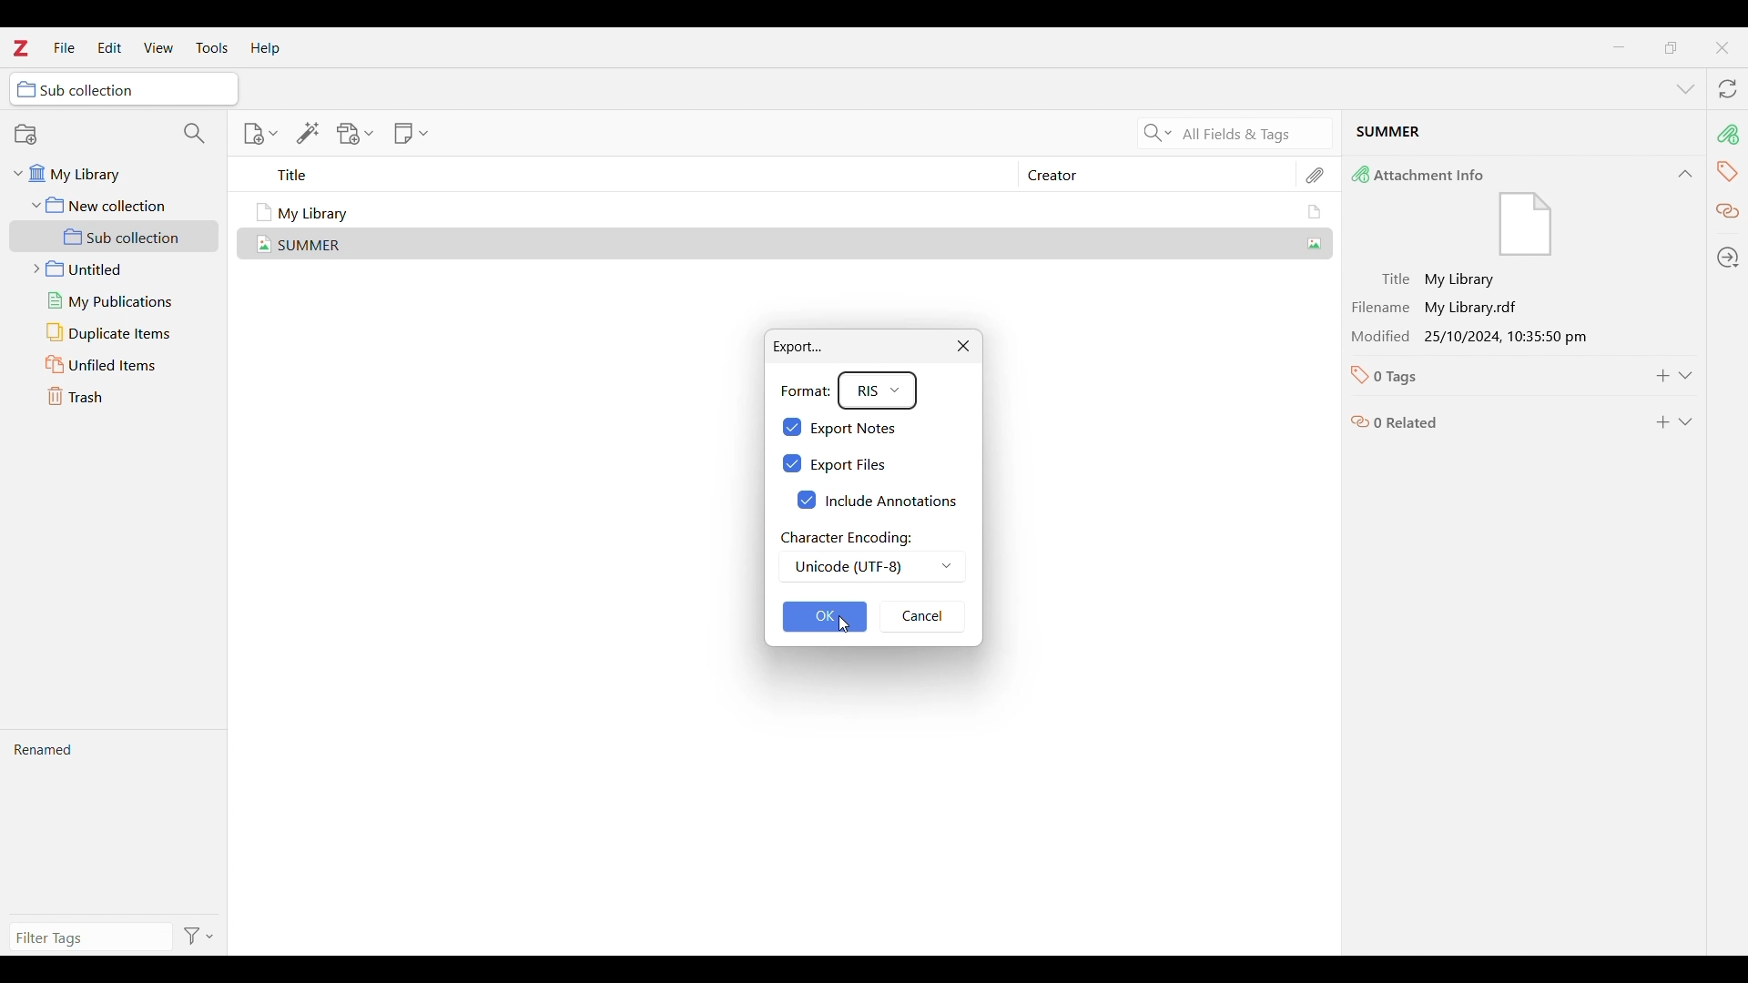 The height and width of the screenshot is (983, 1748). What do you see at coordinates (87, 937) in the screenshot?
I see `Type filter tag` at bounding box center [87, 937].